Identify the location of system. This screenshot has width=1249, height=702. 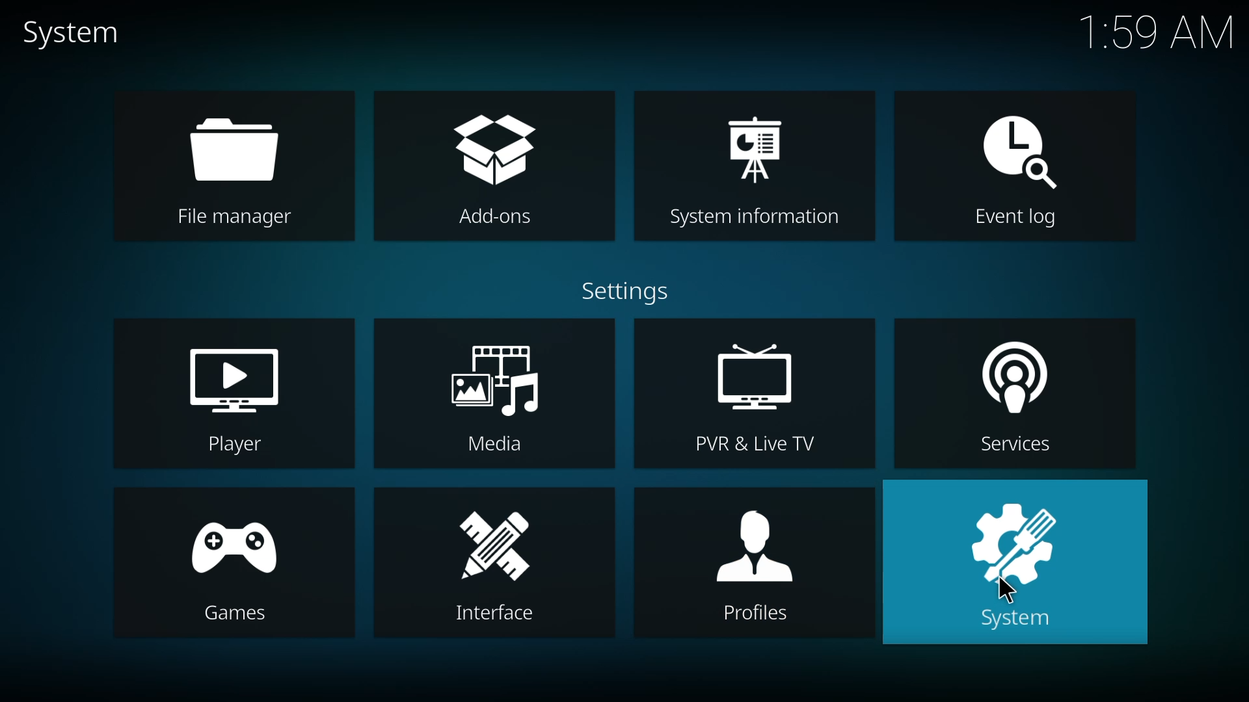
(1015, 565).